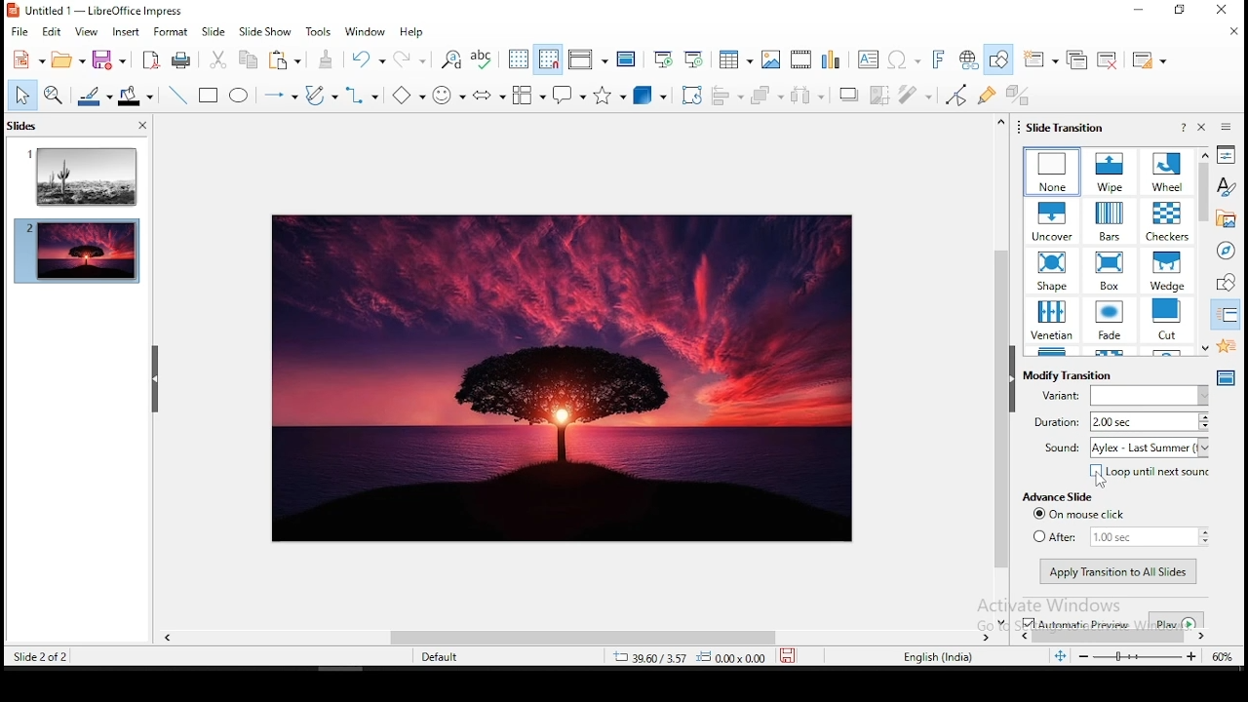 This screenshot has height=702, width=1248. I want to click on help, so click(1184, 128).